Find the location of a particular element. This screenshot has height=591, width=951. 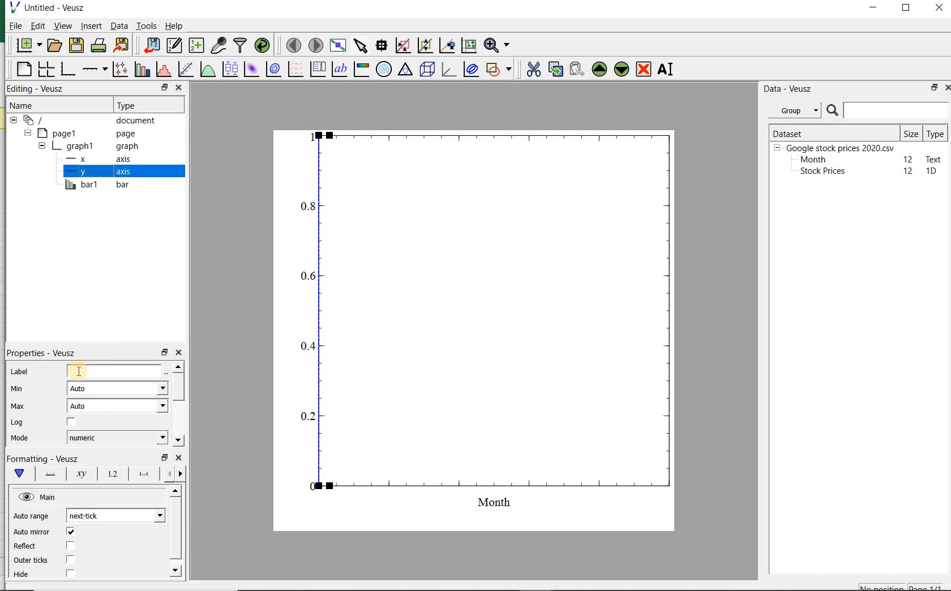

y-axis is located at coordinates (96, 172).